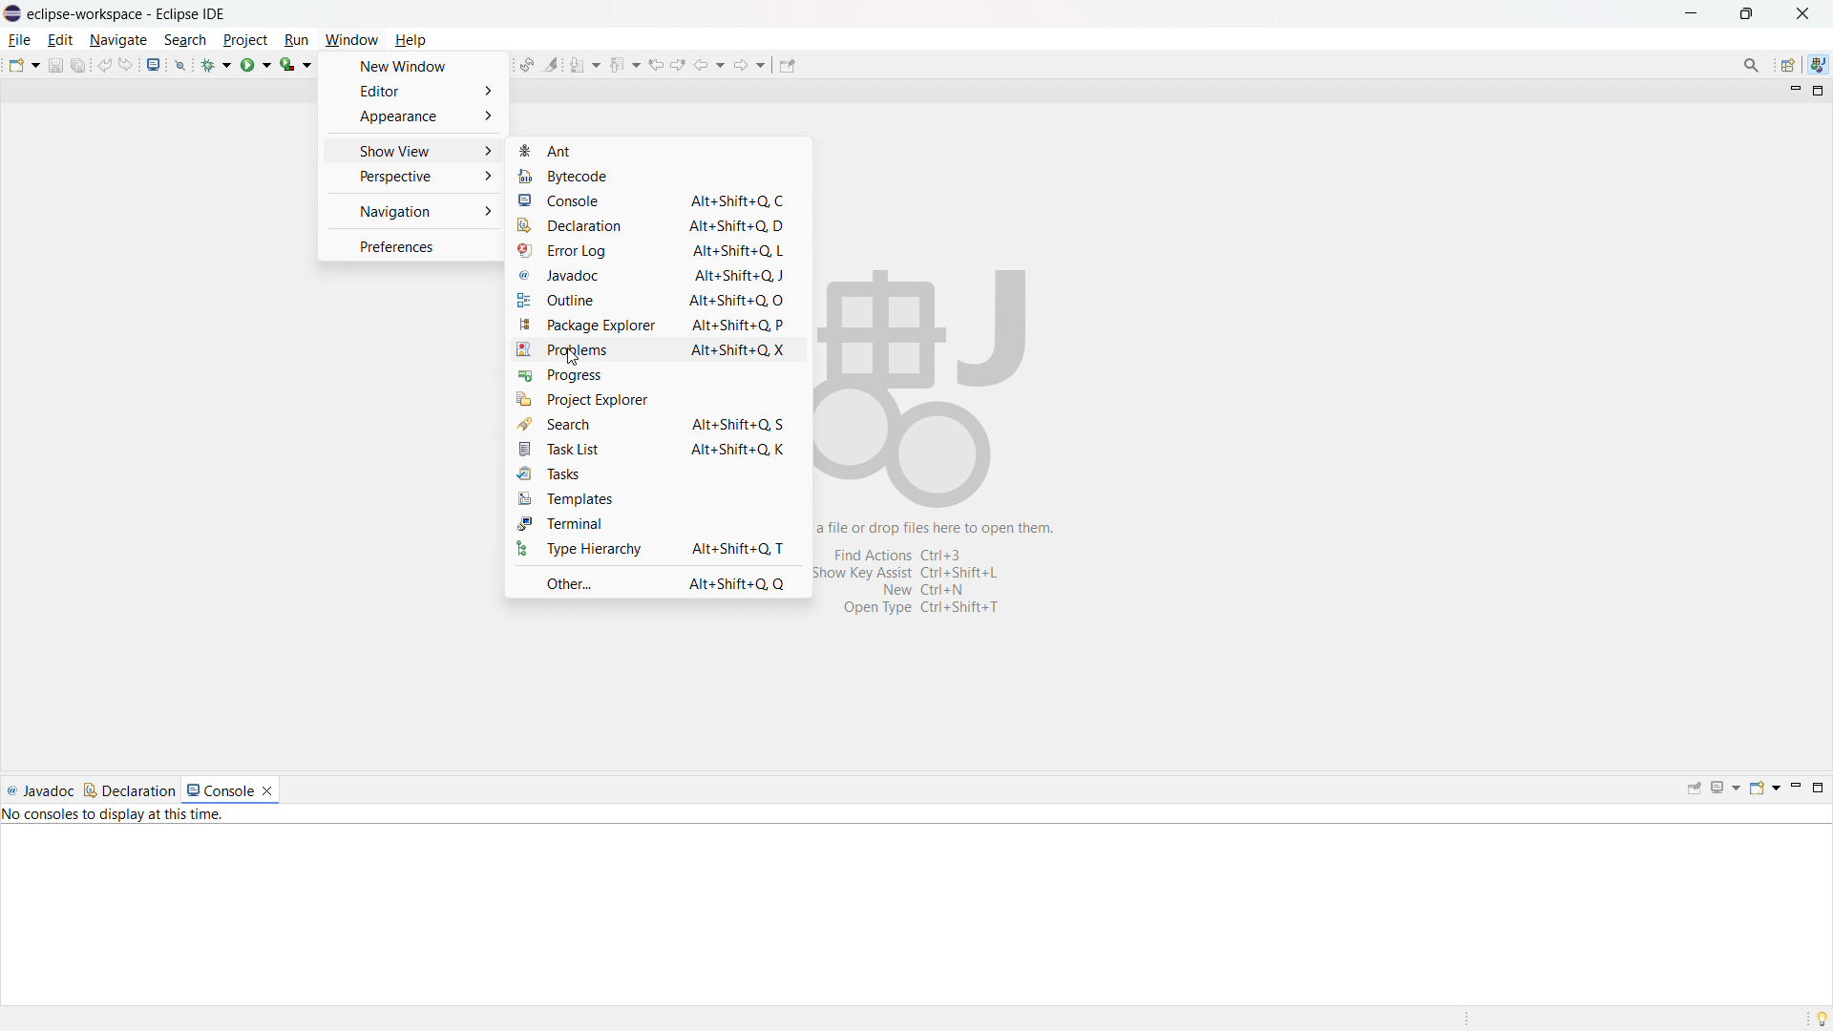  I want to click on undo, so click(103, 65).